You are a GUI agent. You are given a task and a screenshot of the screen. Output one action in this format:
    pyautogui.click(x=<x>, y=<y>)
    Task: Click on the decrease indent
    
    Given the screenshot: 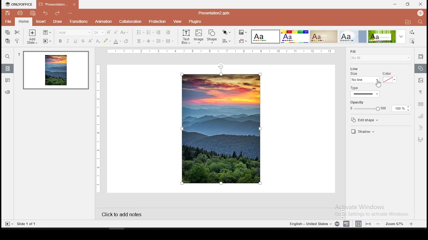 What is the action you would take?
    pyautogui.click(x=158, y=32)
    